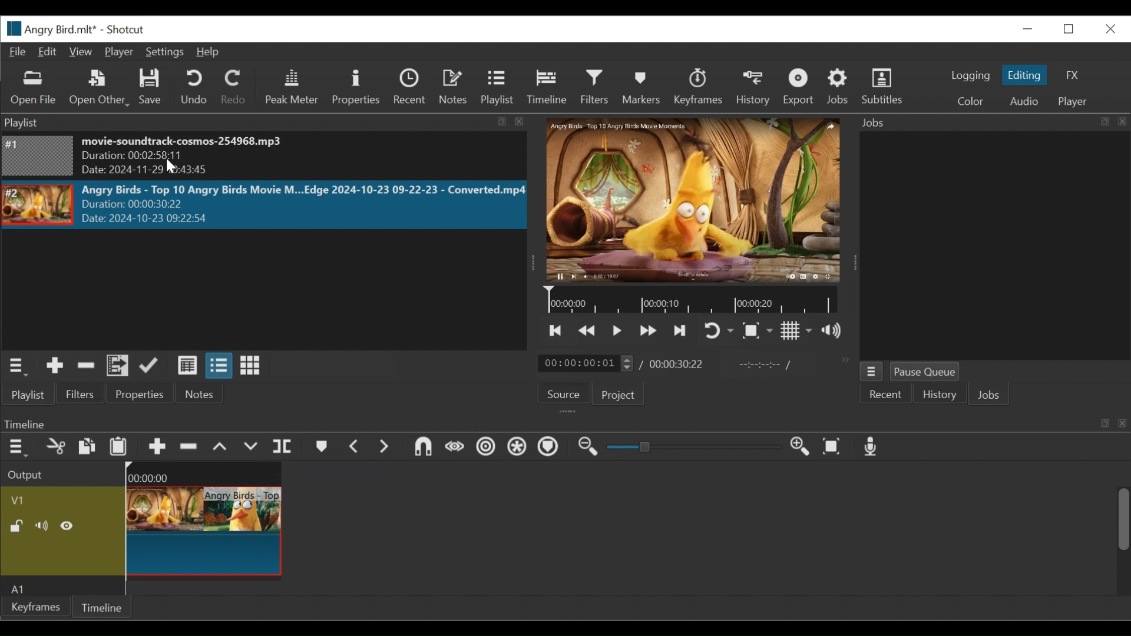  Describe the element at coordinates (207, 473) in the screenshot. I see `00:00:00(Timeline)` at that location.